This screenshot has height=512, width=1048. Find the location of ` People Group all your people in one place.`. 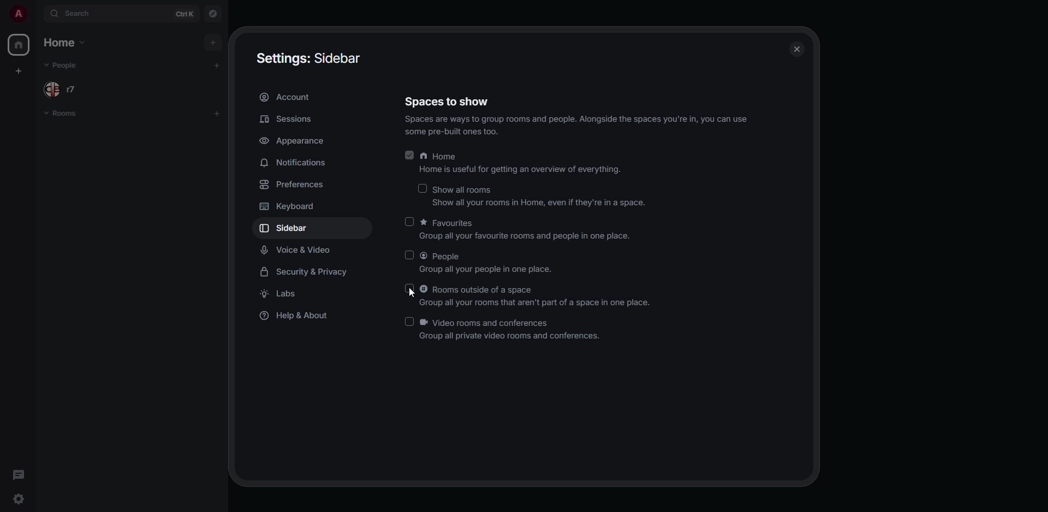

 People Group all your people in one place. is located at coordinates (489, 264).